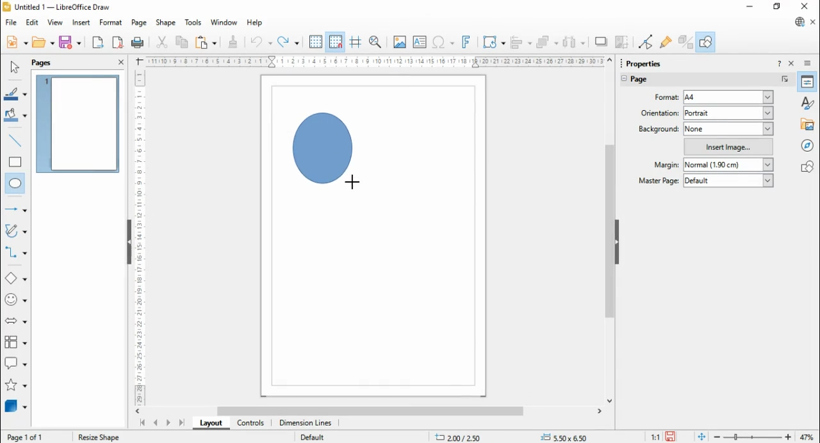  What do you see at coordinates (161, 42) in the screenshot?
I see `cut` at bounding box center [161, 42].